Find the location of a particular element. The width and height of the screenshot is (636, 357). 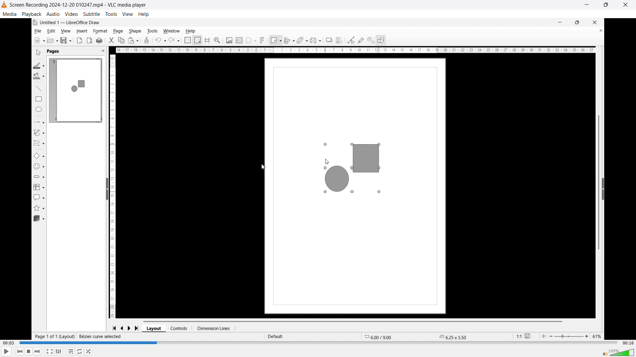

cursor is located at coordinates (263, 167).